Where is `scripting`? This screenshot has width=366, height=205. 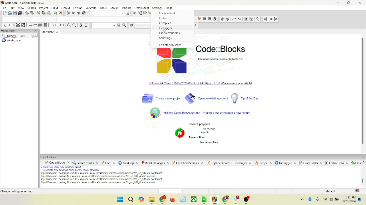 scripting is located at coordinates (166, 38).